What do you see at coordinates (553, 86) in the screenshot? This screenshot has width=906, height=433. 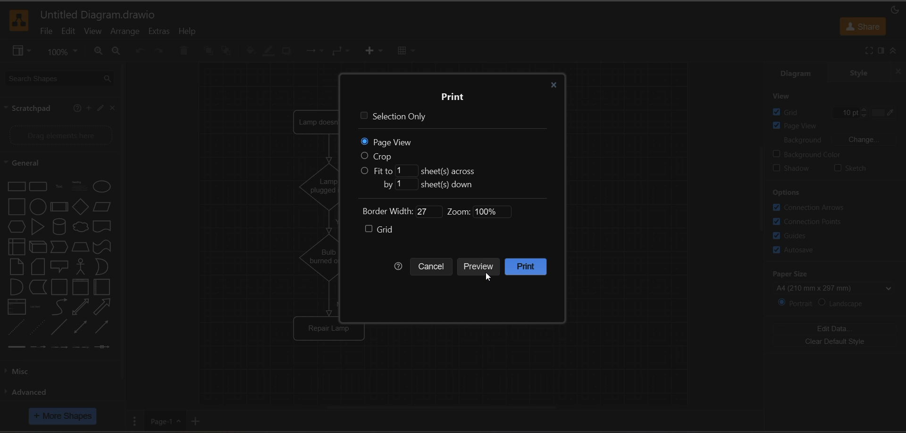 I see `close` at bounding box center [553, 86].